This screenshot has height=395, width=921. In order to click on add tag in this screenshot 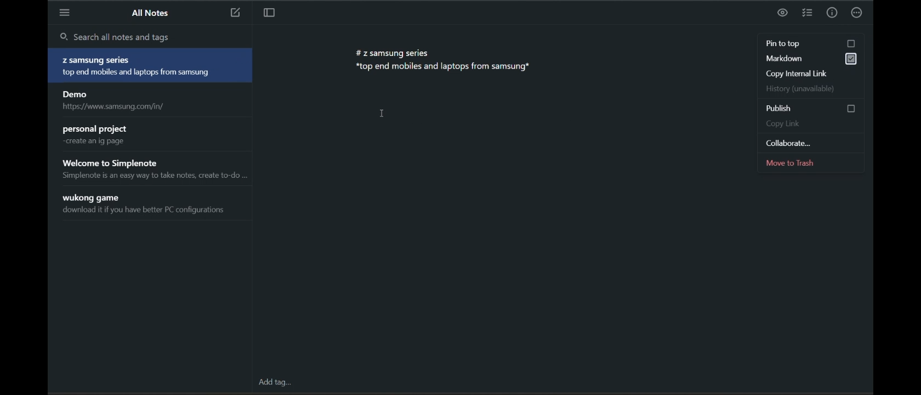, I will do `click(279, 382)`.